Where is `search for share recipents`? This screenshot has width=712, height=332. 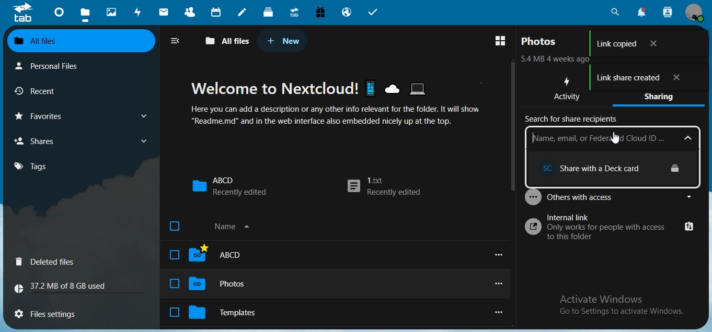 search for share recipents is located at coordinates (573, 120).